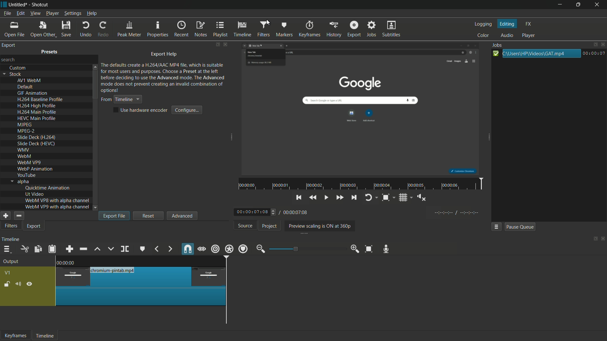  I want to click on ut video, so click(10, 226).